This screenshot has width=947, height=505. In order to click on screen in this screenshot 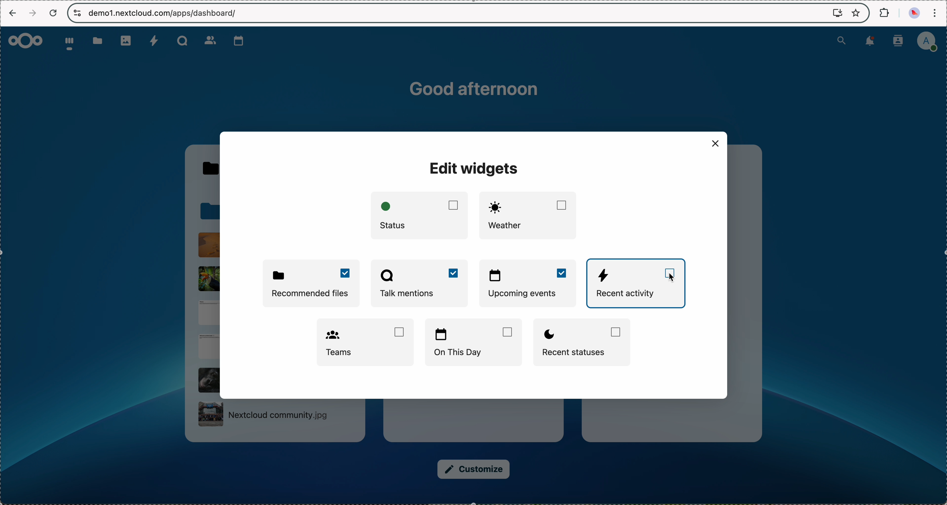, I will do `click(837, 13)`.